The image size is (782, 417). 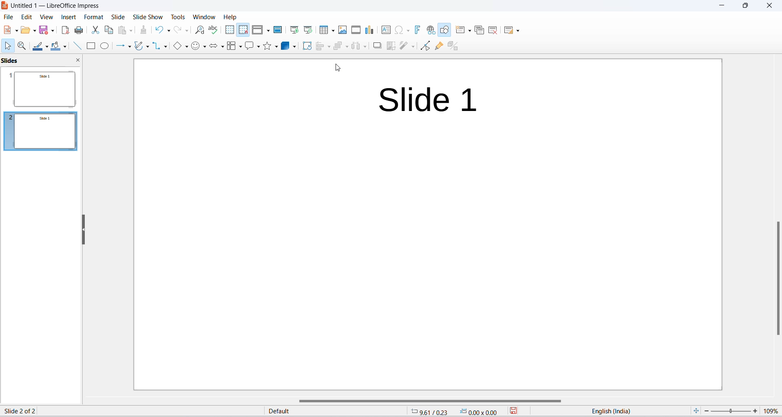 I want to click on show gluepoint functions, so click(x=438, y=46).